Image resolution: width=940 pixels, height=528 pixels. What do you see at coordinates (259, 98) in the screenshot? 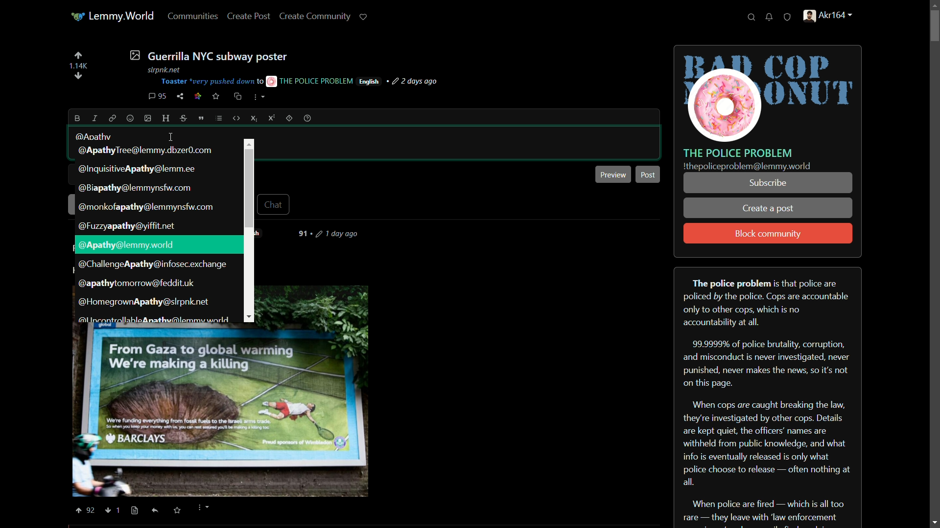
I see `more options` at bounding box center [259, 98].